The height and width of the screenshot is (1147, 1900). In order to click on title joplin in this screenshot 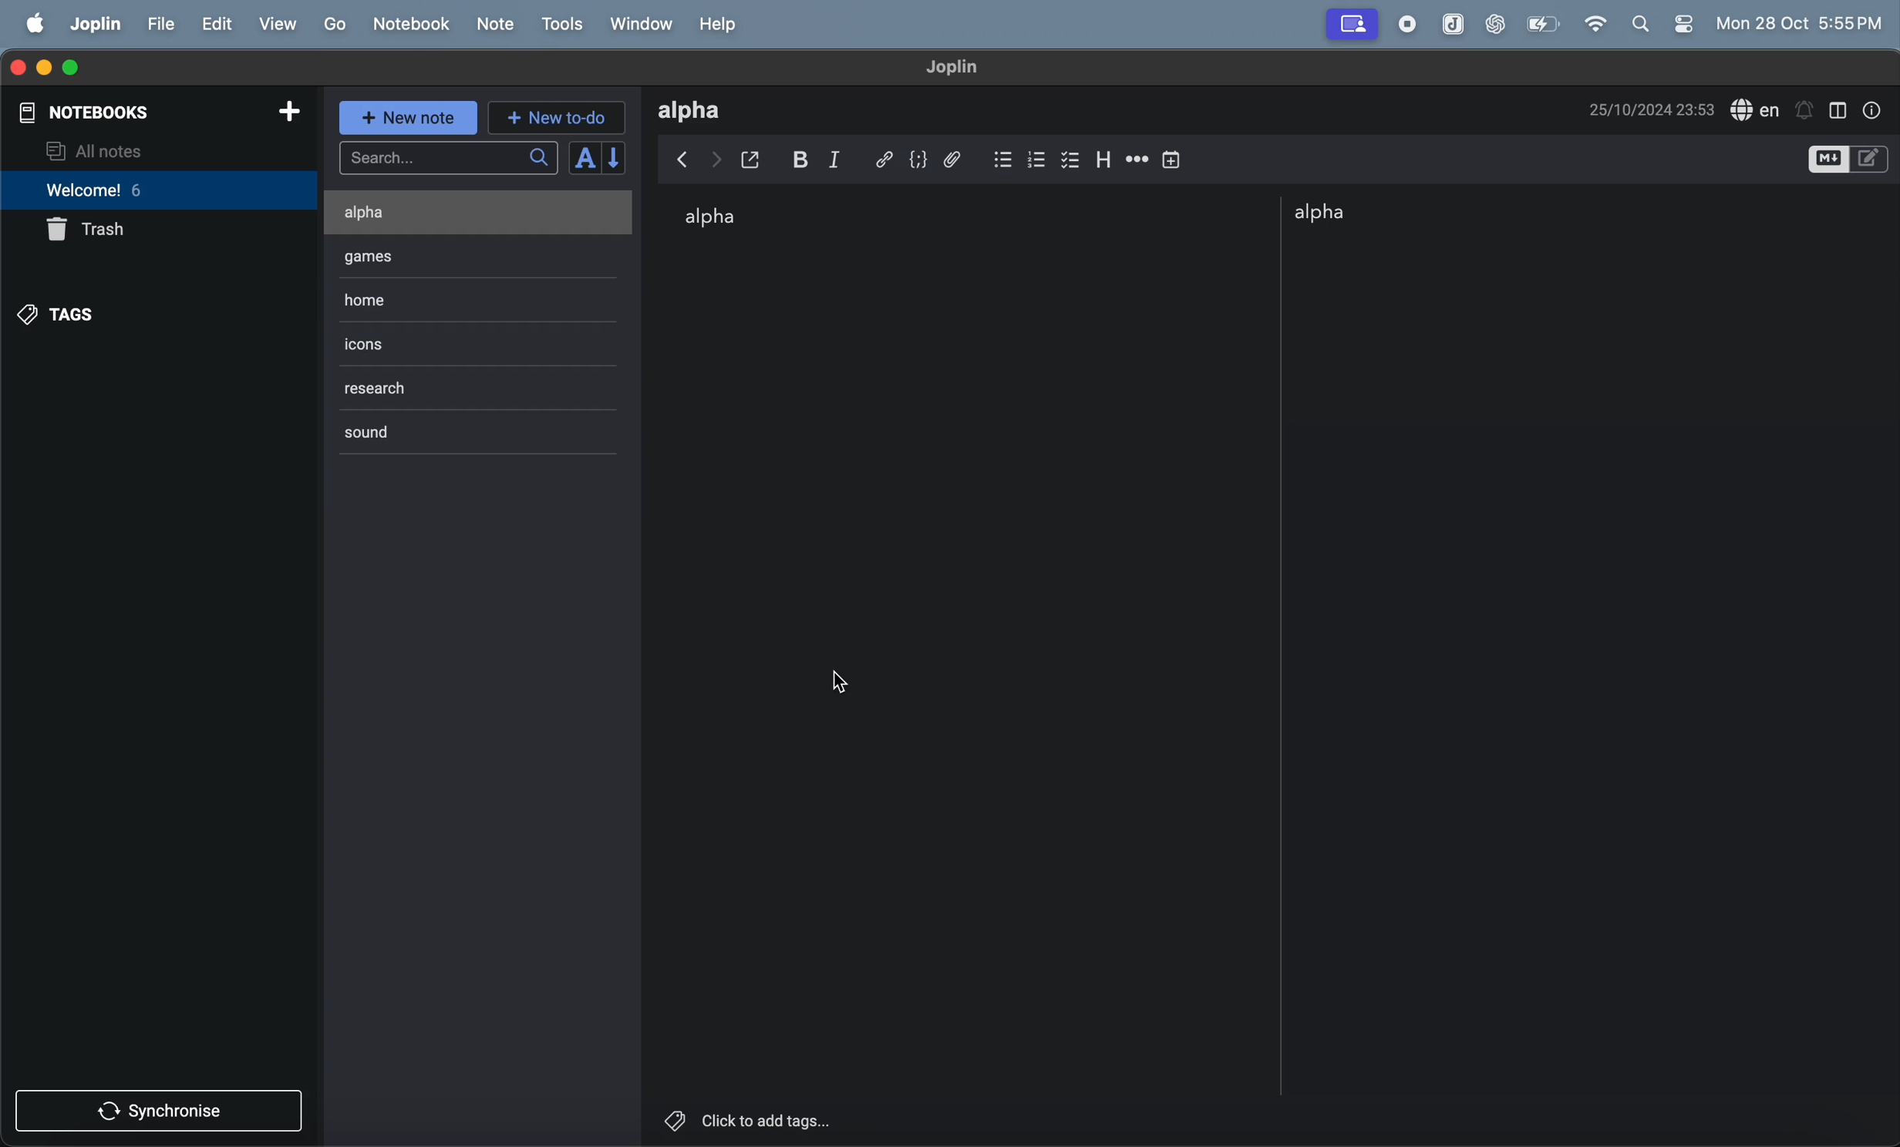, I will do `click(961, 68)`.